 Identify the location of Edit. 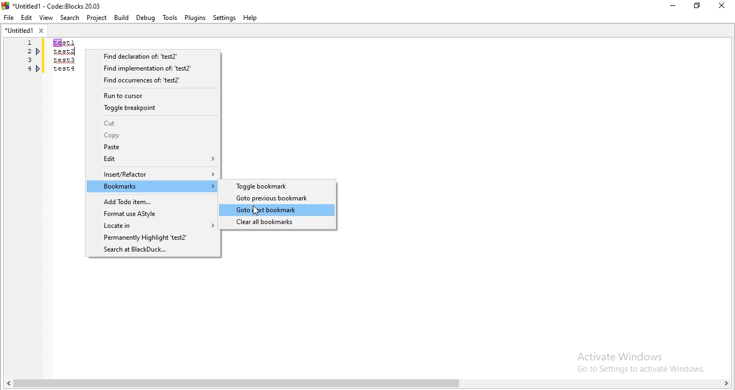
(153, 159).